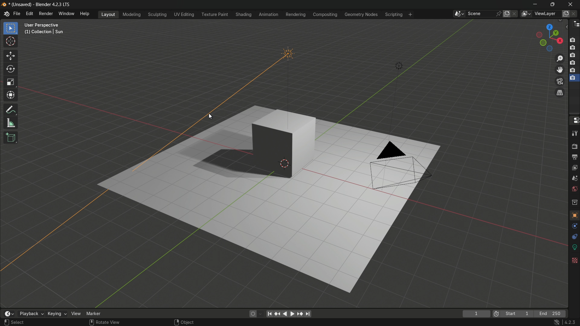  Describe the element at coordinates (308, 315) in the screenshot. I see `jump to endpoint` at that location.